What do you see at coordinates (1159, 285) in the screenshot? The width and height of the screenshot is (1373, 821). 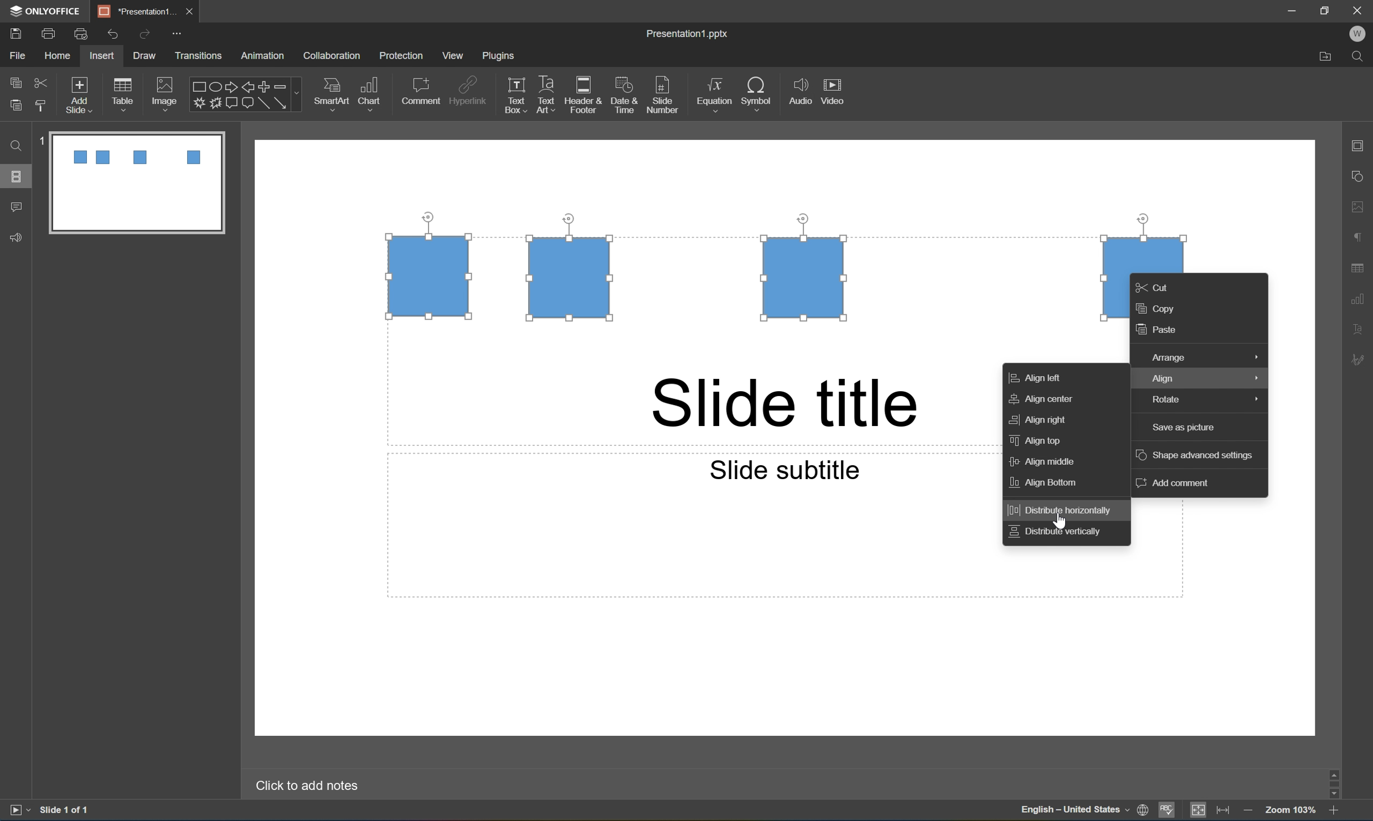 I see `cut` at bounding box center [1159, 285].